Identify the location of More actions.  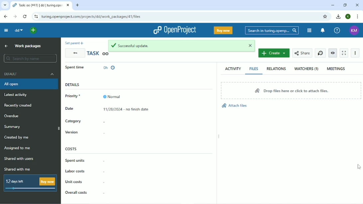
(355, 53).